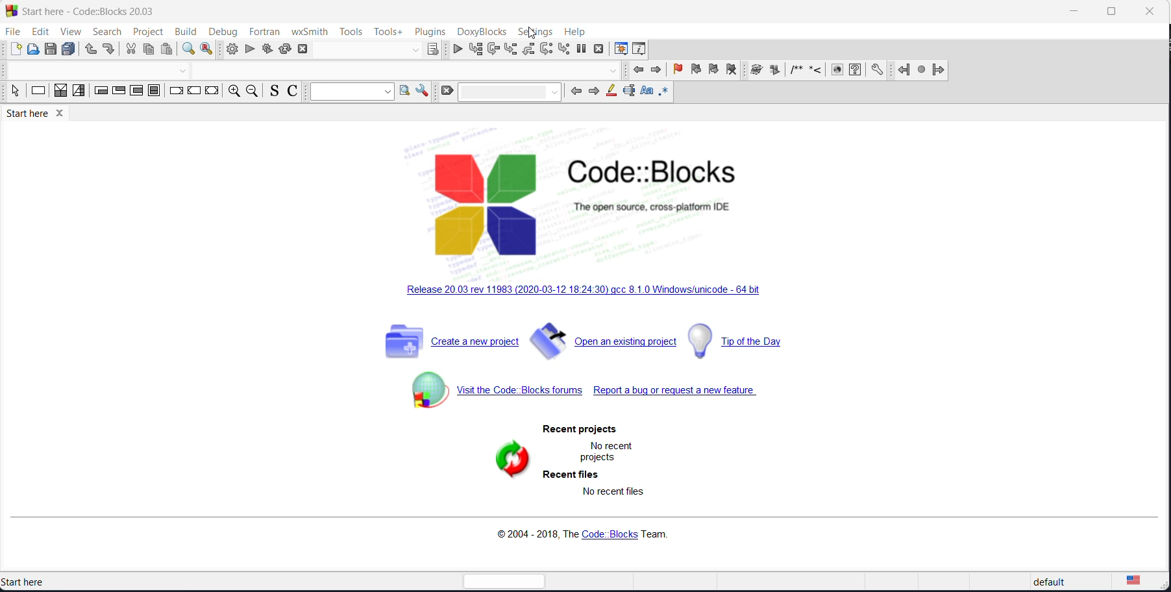  I want to click on no recent projects, so click(611, 450).